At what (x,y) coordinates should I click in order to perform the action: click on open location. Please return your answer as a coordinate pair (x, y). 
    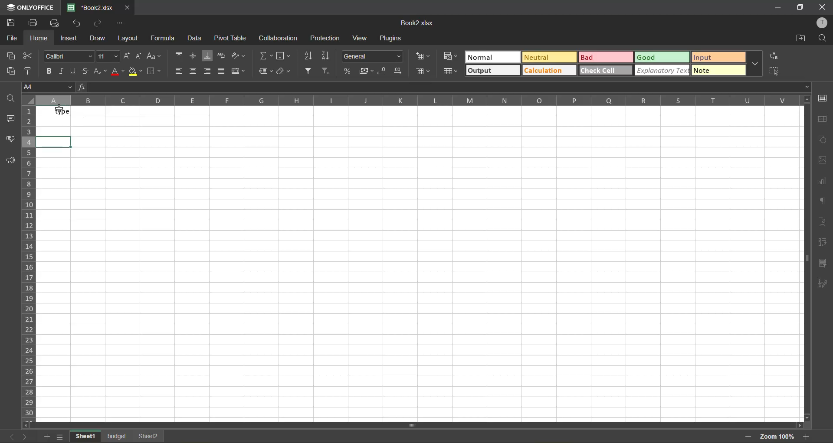
    Looking at the image, I should click on (797, 39).